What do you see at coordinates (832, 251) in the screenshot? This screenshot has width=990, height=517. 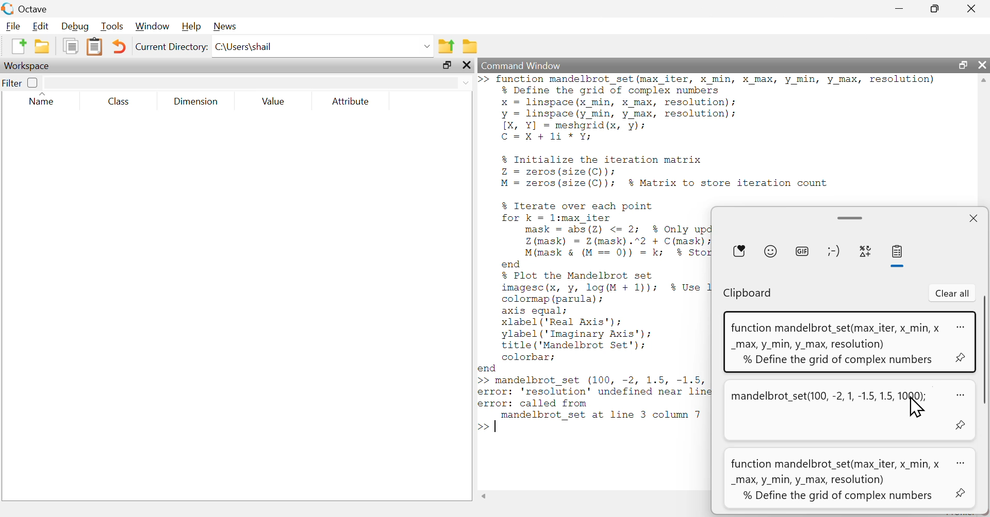 I see `character` at bounding box center [832, 251].